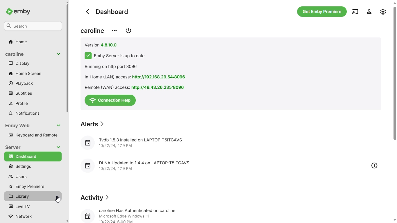 This screenshot has height=223, width=397. I want to click on emby web, so click(17, 125).